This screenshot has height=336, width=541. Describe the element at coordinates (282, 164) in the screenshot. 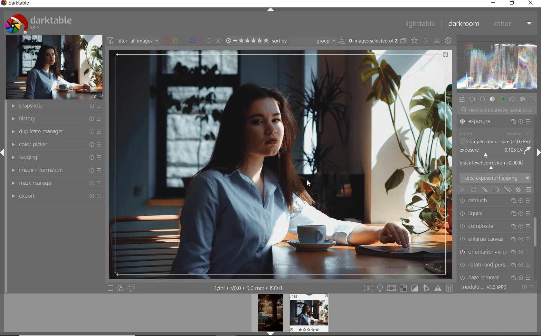

I see `SELECTED IMAGE` at that location.